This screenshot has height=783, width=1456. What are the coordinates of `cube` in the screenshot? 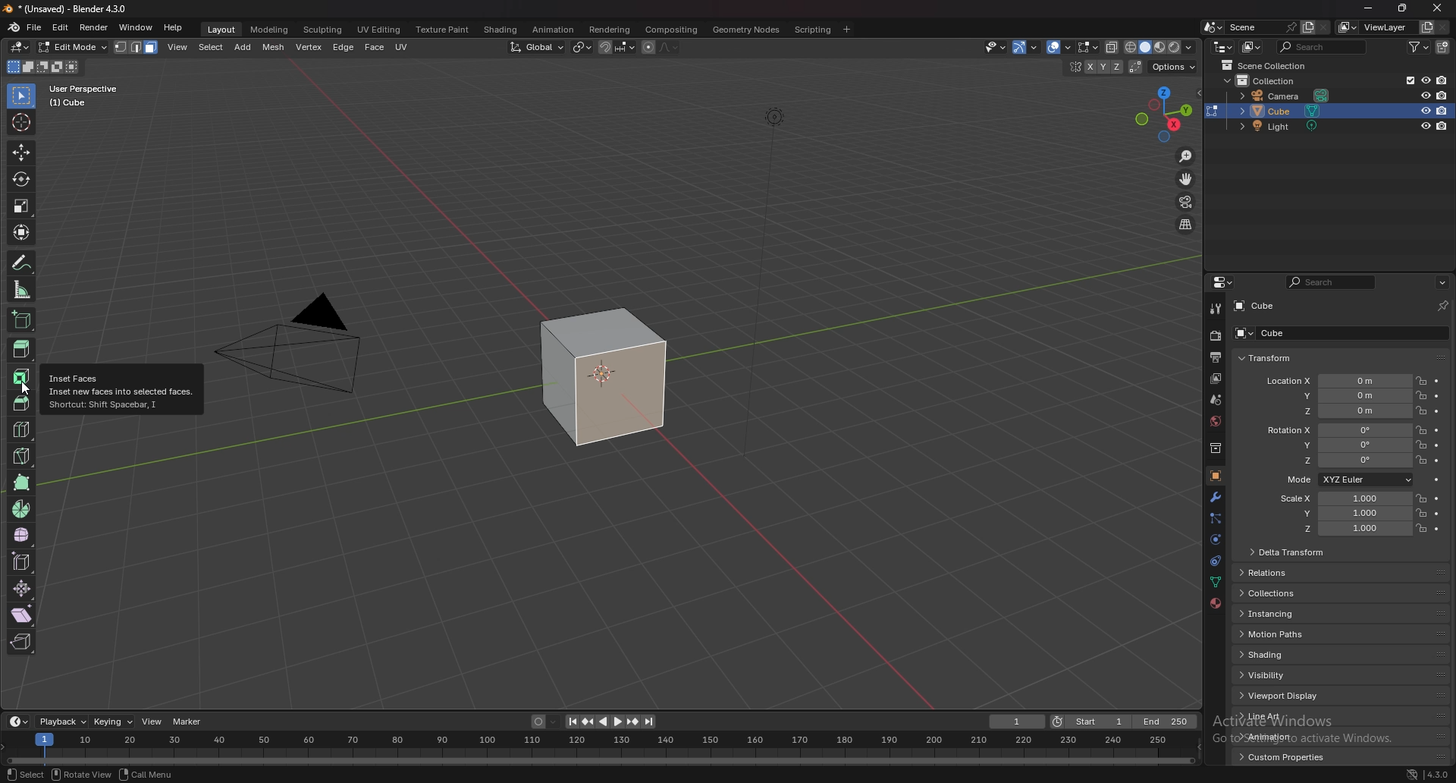 It's located at (1264, 332).